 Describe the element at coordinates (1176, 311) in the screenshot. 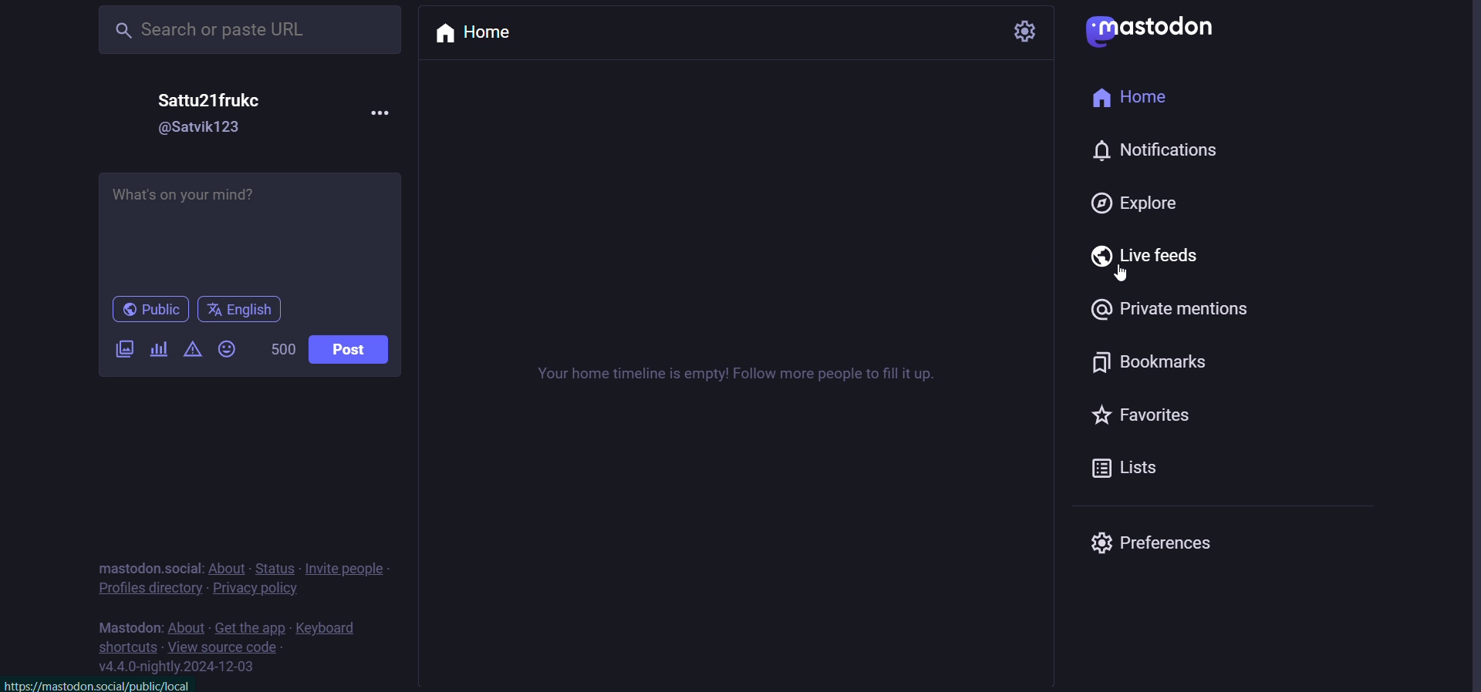

I see `private mention` at that location.